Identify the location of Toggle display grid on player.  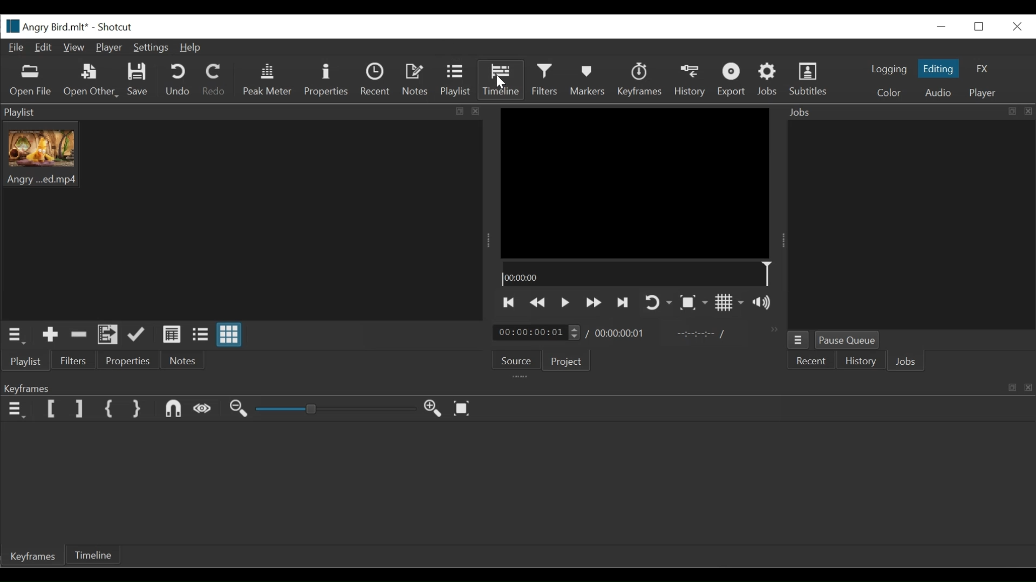
(730, 303).